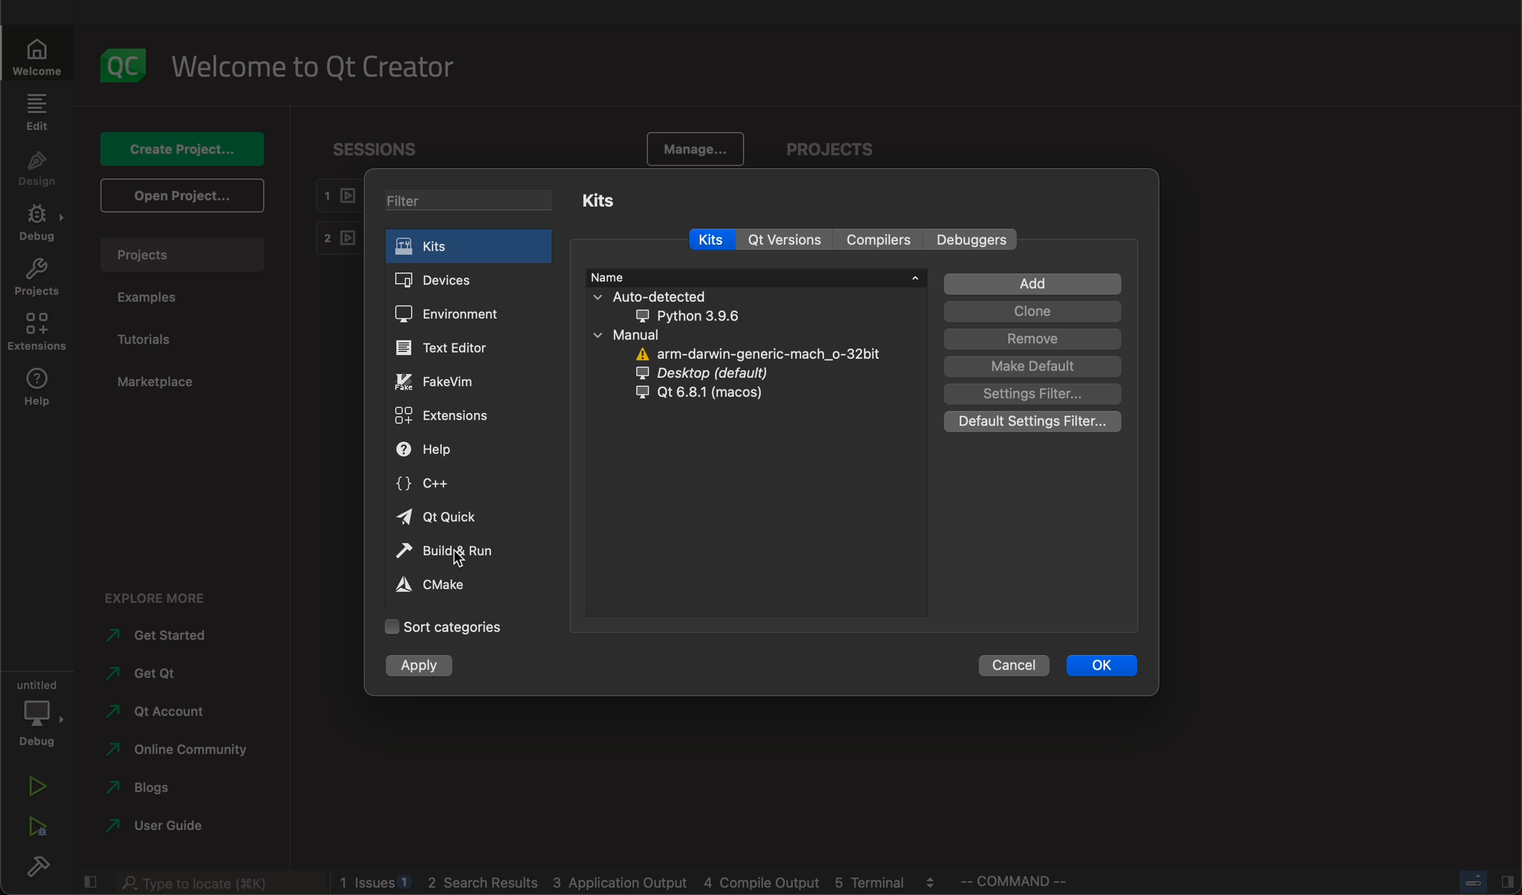  Describe the element at coordinates (456, 415) in the screenshot. I see `extensions` at that location.